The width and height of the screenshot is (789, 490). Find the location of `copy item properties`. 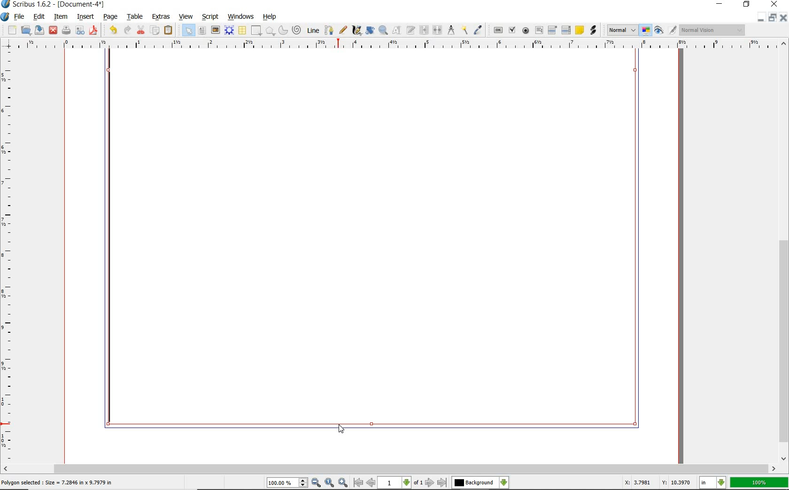

copy item properties is located at coordinates (464, 30).